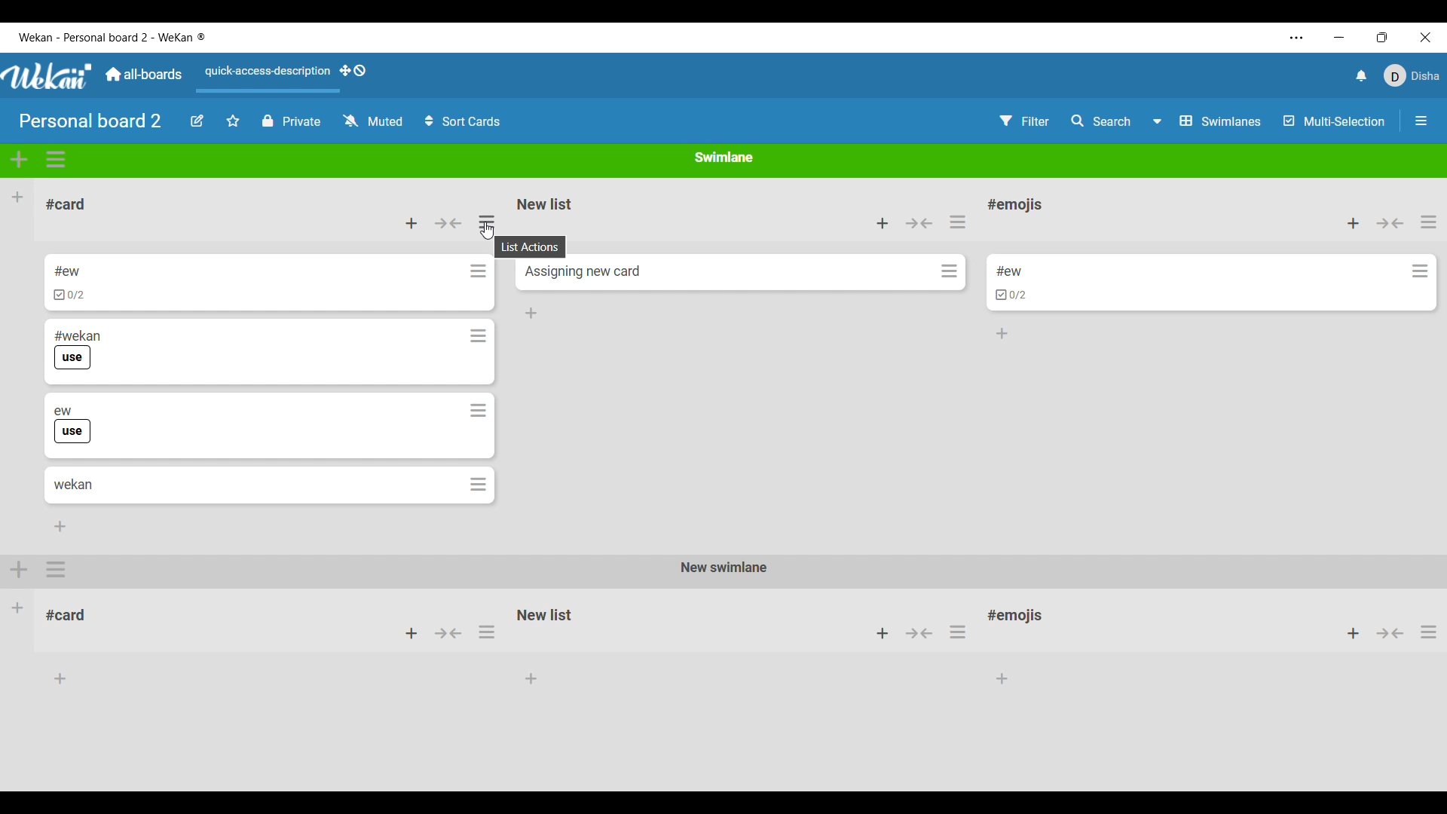 This screenshot has height=814, width=1447. What do you see at coordinates (353, 71) in the screenshot?
I see `Show desktop drag handles` at bounding box center [353, 71].